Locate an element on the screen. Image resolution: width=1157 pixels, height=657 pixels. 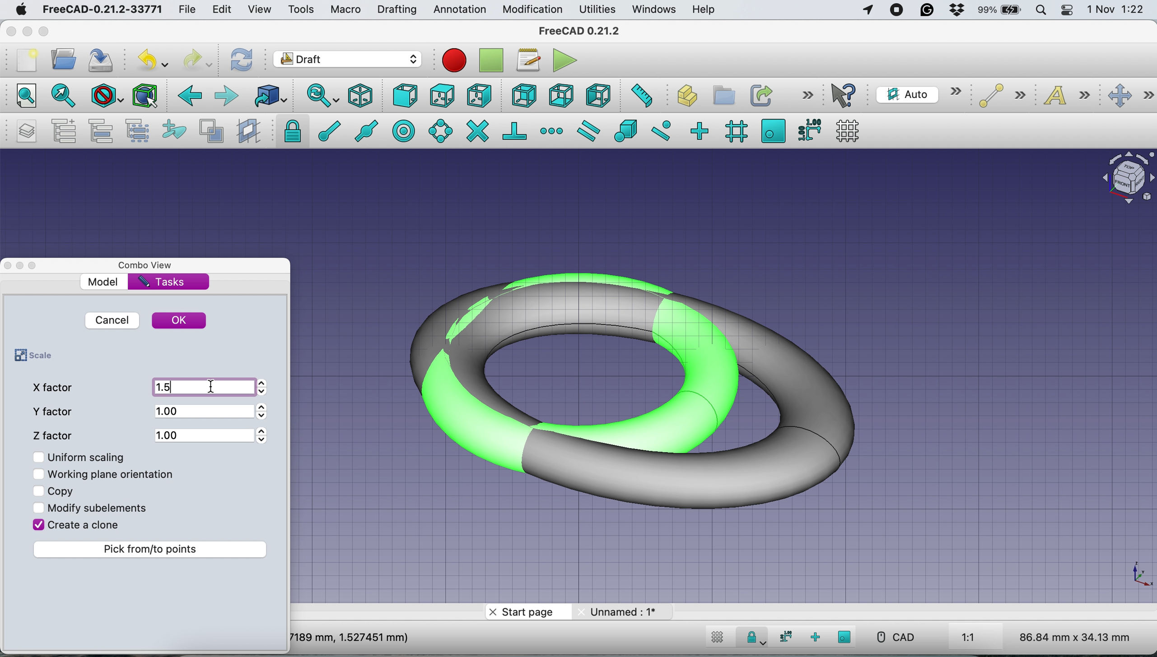
move is located at coordinates (1130, 96).